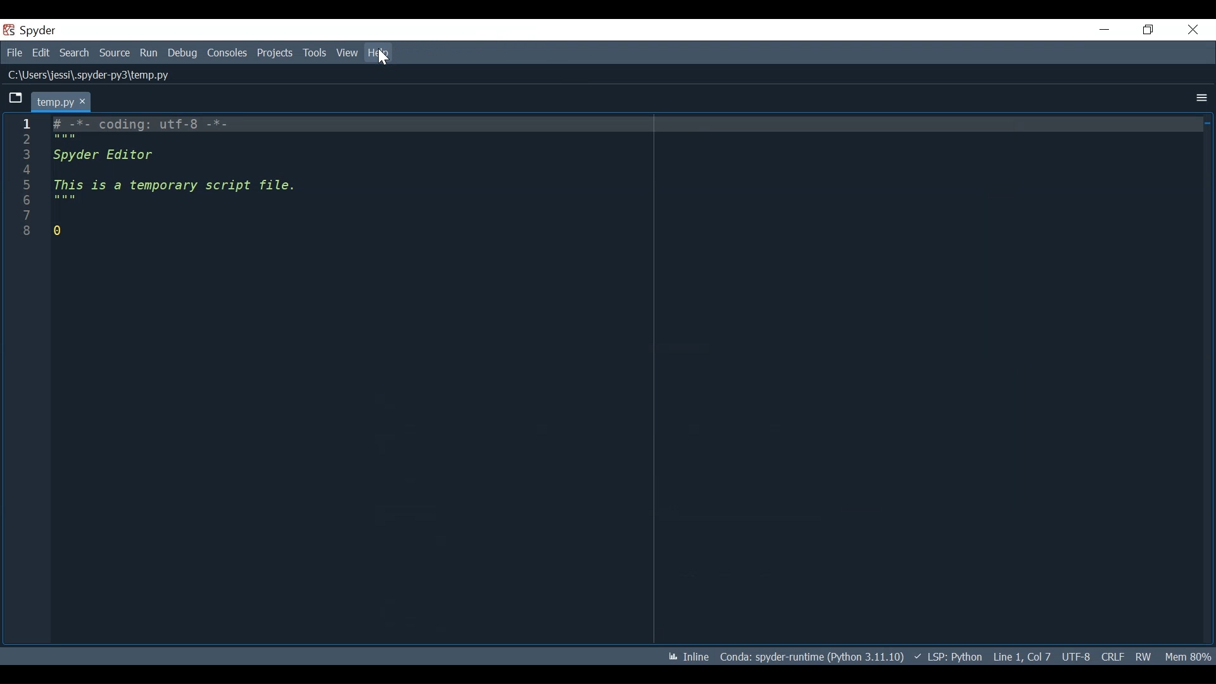 This screenshot has height=684, width=1216. I want to click on Minimize, so click(1104, 29).